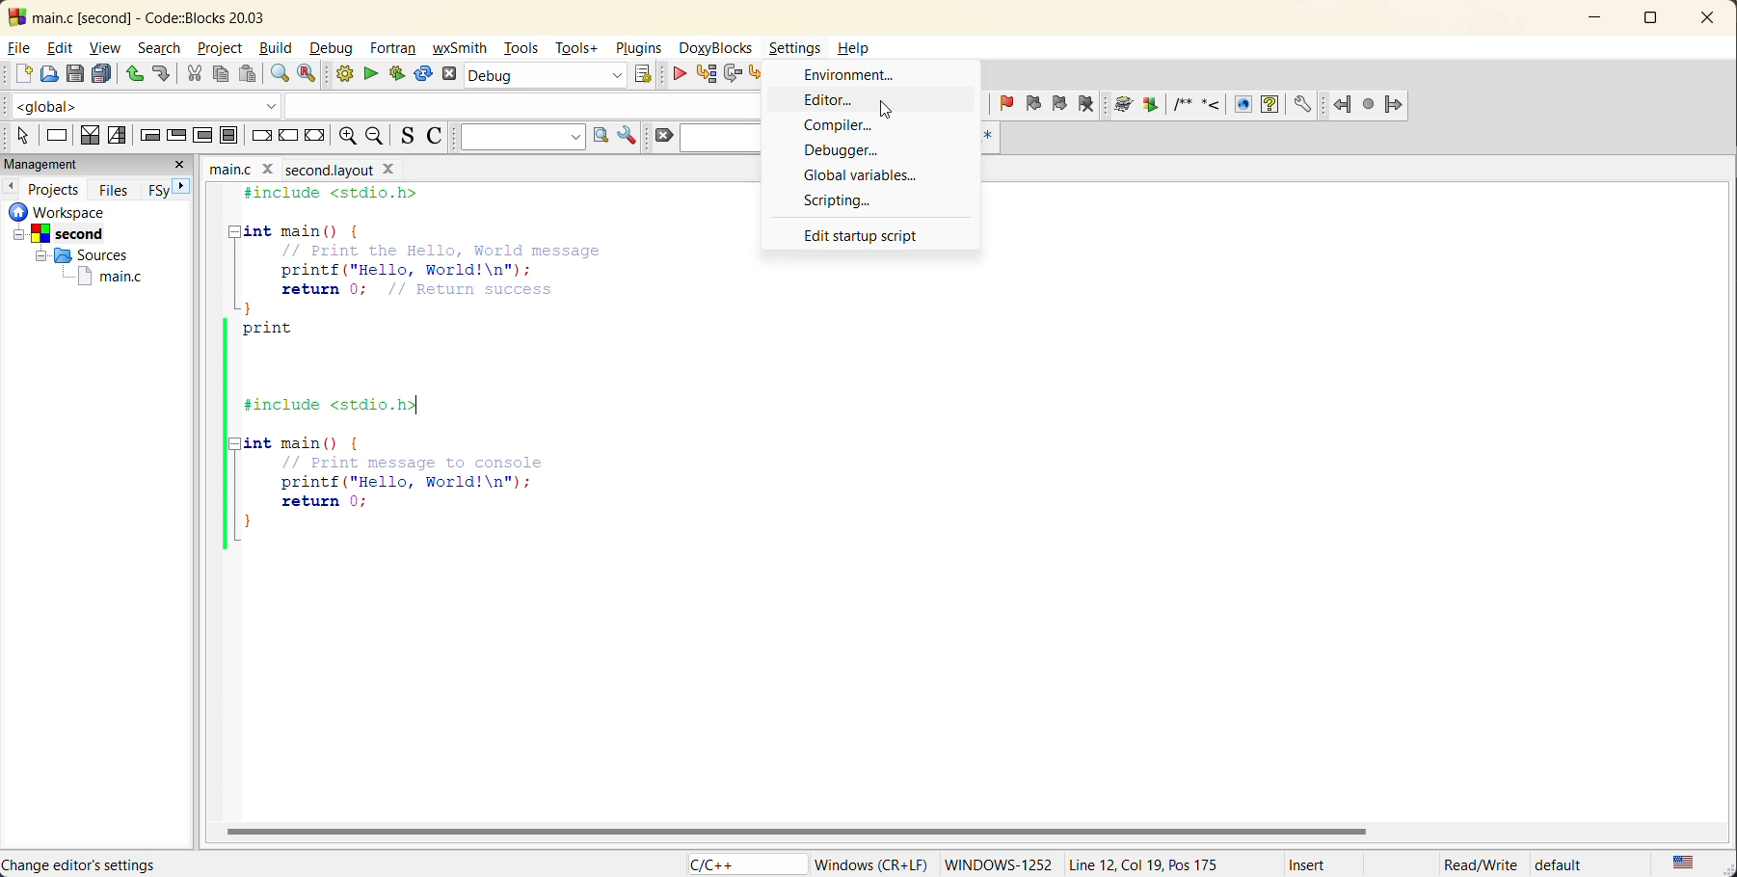 This screenshot has width=1737, height=877. What do you see at coordinates (13, 15) in the screenshot?
I see `Codeblock logo` at bounding box center [13, 15].